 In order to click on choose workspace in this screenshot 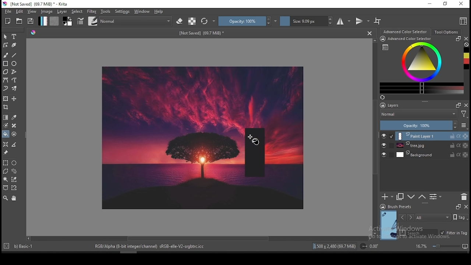, I will do `click(463, 22)`.